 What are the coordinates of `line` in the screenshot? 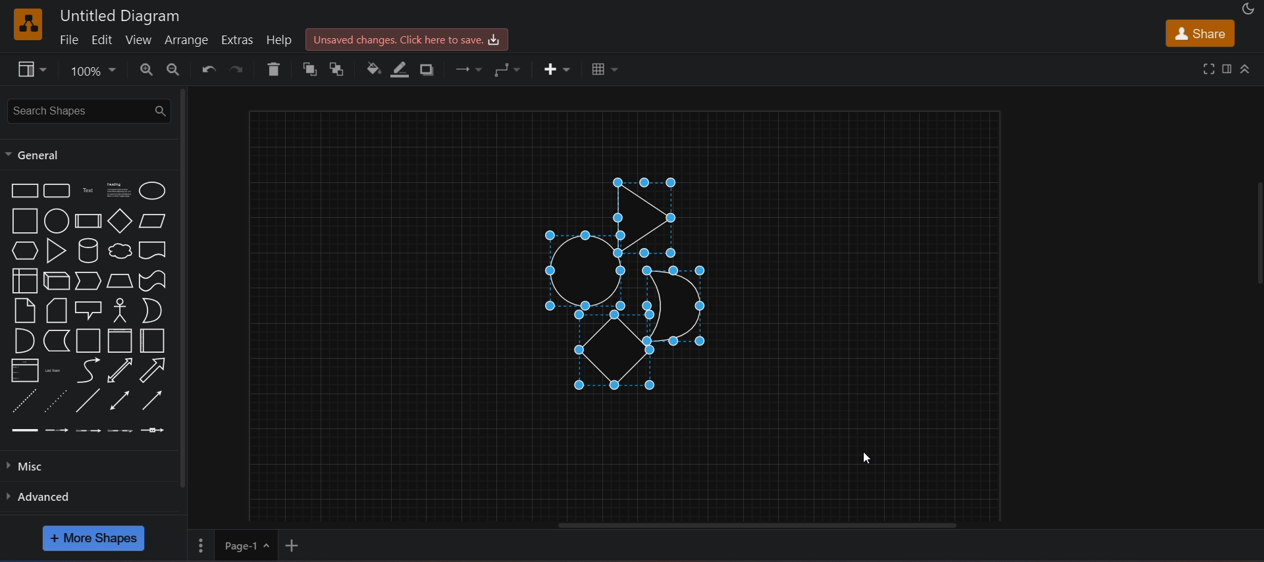 It's located at (90, 400).